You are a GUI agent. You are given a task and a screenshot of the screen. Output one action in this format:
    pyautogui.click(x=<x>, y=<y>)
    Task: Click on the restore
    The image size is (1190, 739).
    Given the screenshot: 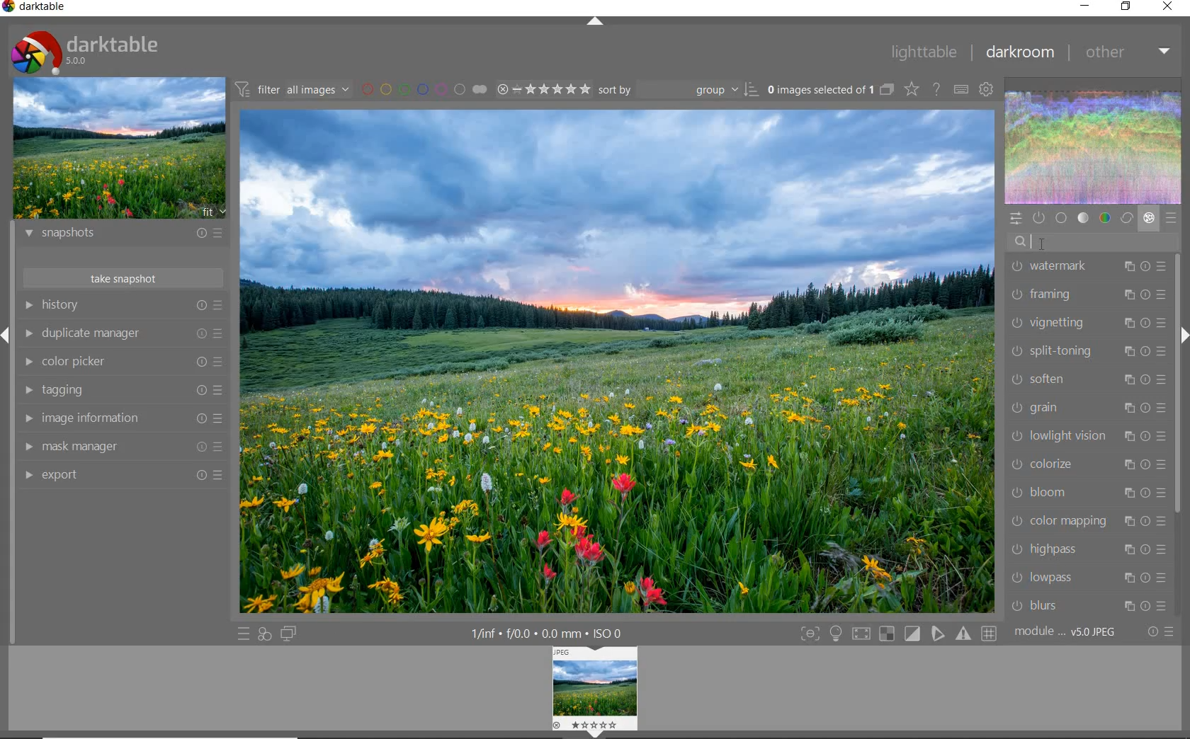 What is the action you would take?
    pyautogui.click(x=1128, y=7)
    